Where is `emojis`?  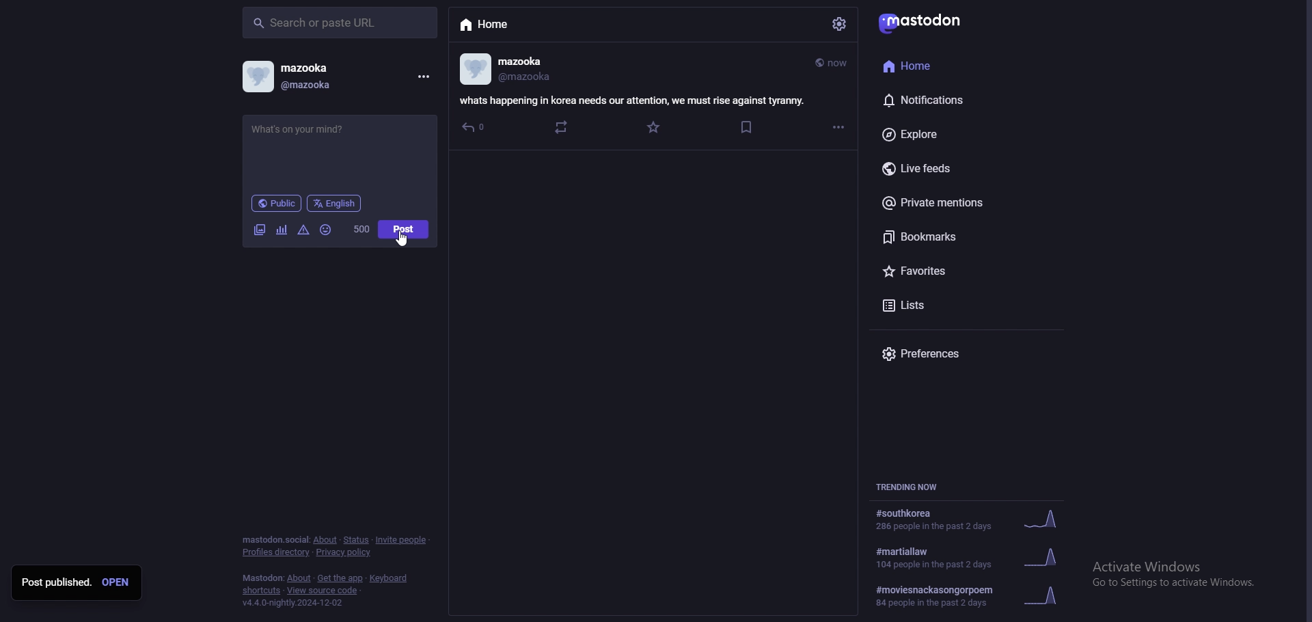
emojis is located at coordinates (327, 230).